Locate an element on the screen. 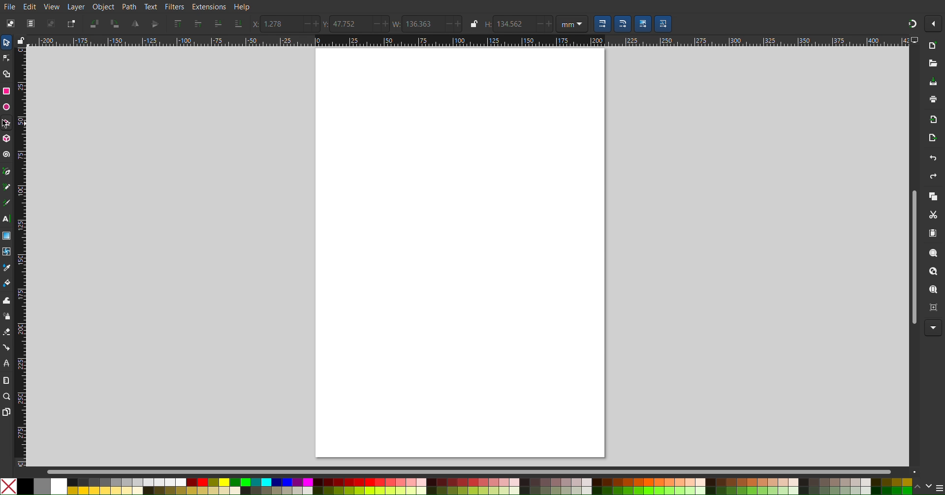 The height and width of the screenshot is (495, 945). Vertical Ruler is located at coordinates (20, 257).